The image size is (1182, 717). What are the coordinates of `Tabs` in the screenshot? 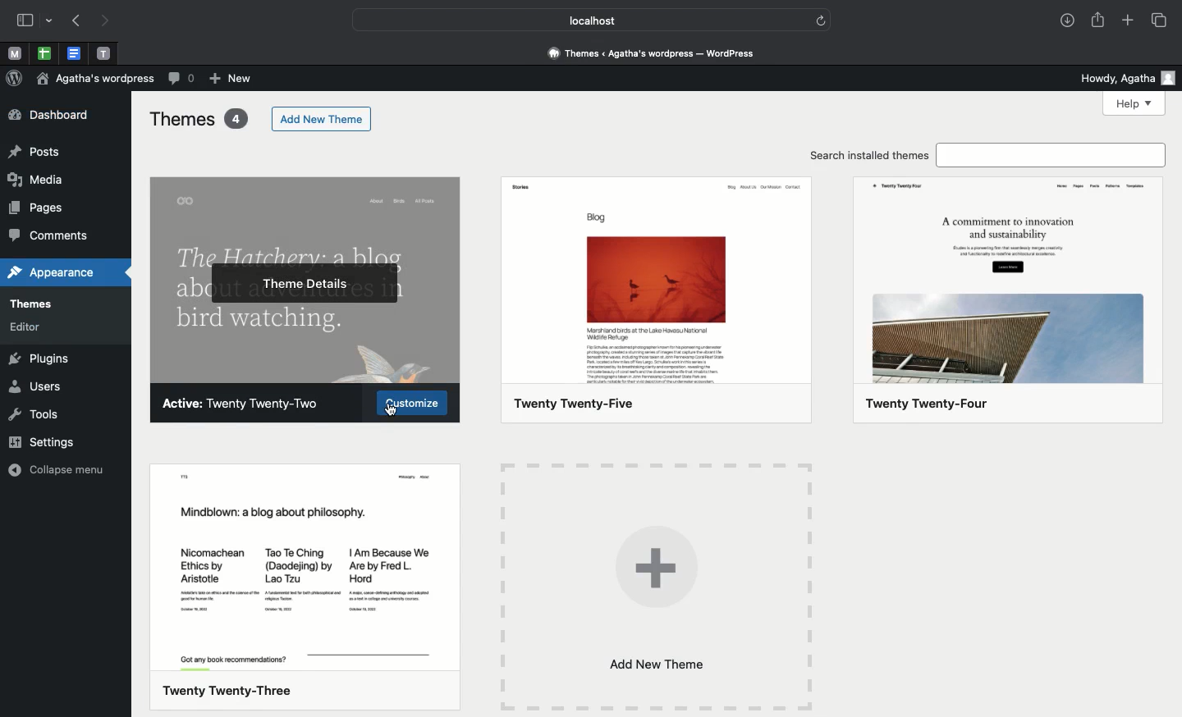 It's located at (1161, 21).